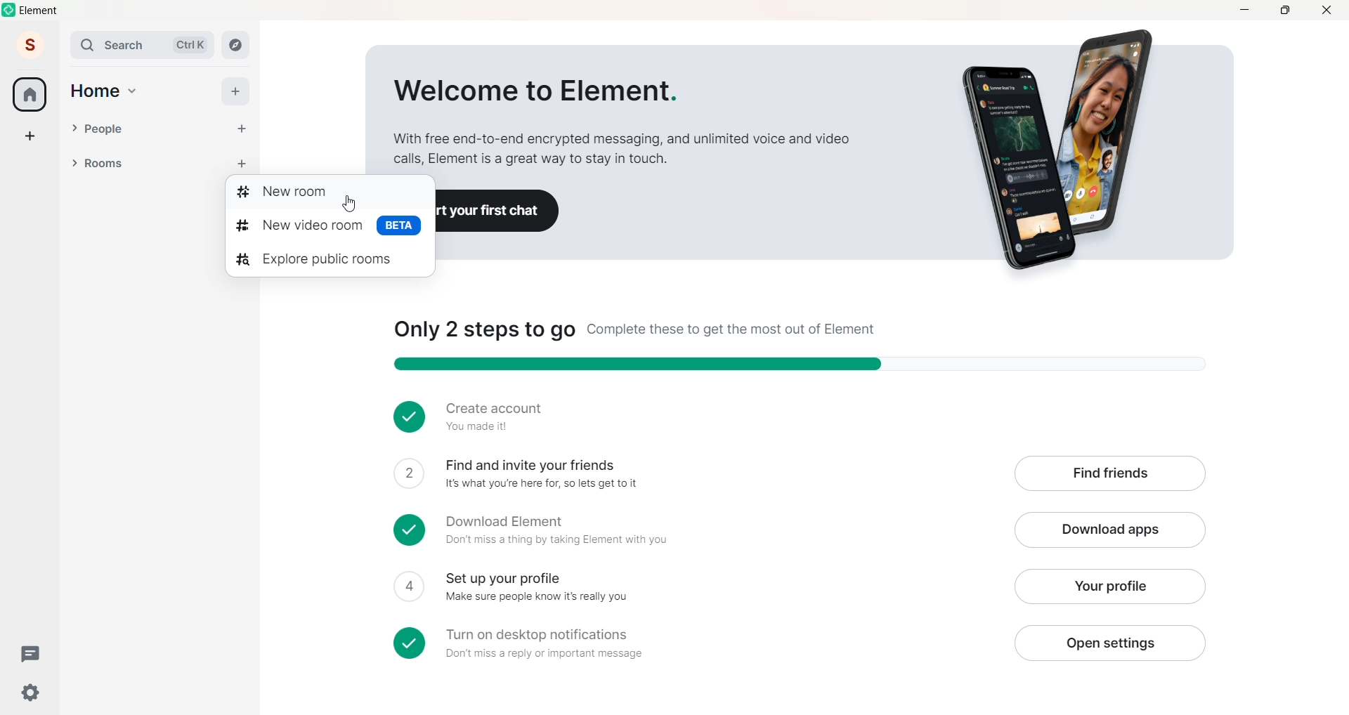 This screenshot has height=715, width=1349. What do you see at coordinates (1108, 586) in the screenshot?
I see `Your Profile` at bounding box center [1108, 586].